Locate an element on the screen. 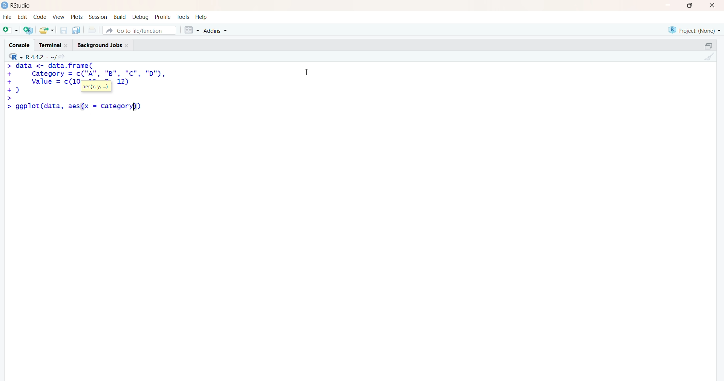  plots is located at coordinates (78, 17).